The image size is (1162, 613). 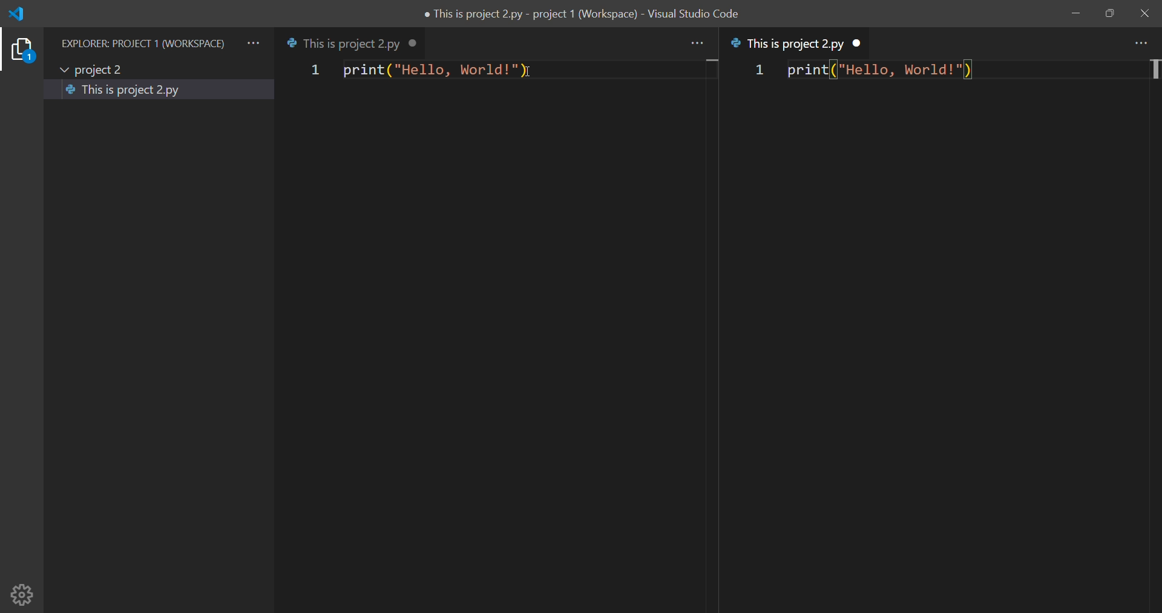 I want to click on This is project 2.py - project 1 (Workspace) - Visual Studio Code, so click(x=583, y=13).